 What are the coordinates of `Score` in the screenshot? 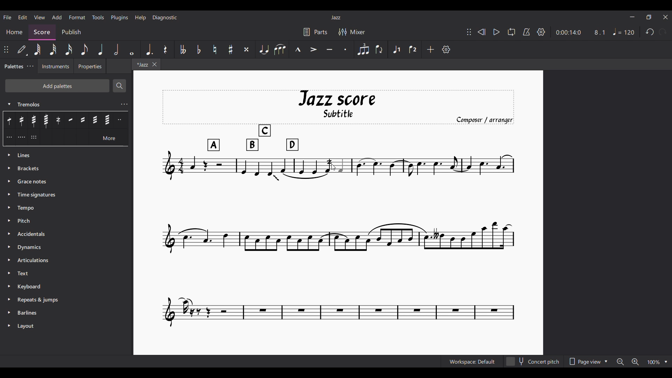 It's located at (42, 32).